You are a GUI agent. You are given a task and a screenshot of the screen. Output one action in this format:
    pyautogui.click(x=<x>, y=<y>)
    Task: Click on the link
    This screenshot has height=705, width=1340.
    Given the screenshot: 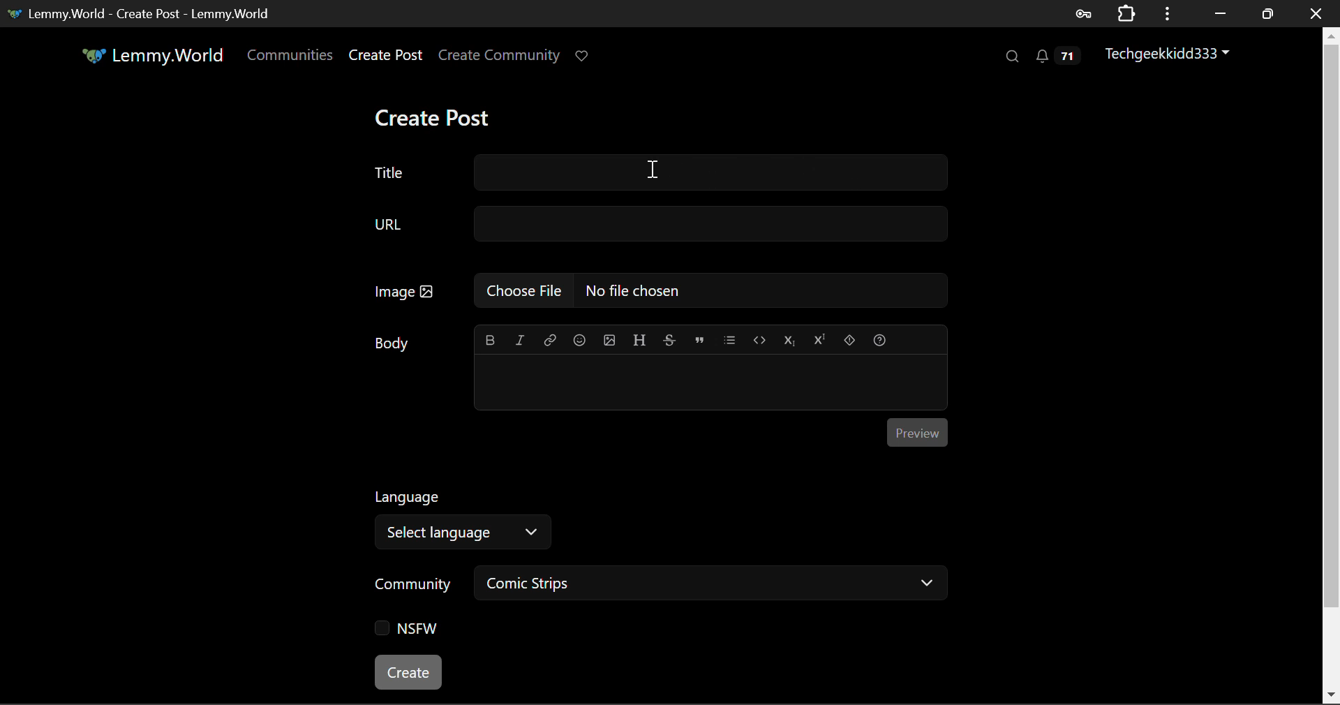 What is the action you would take?
    pyautogui.click(x=549, y=337)
    